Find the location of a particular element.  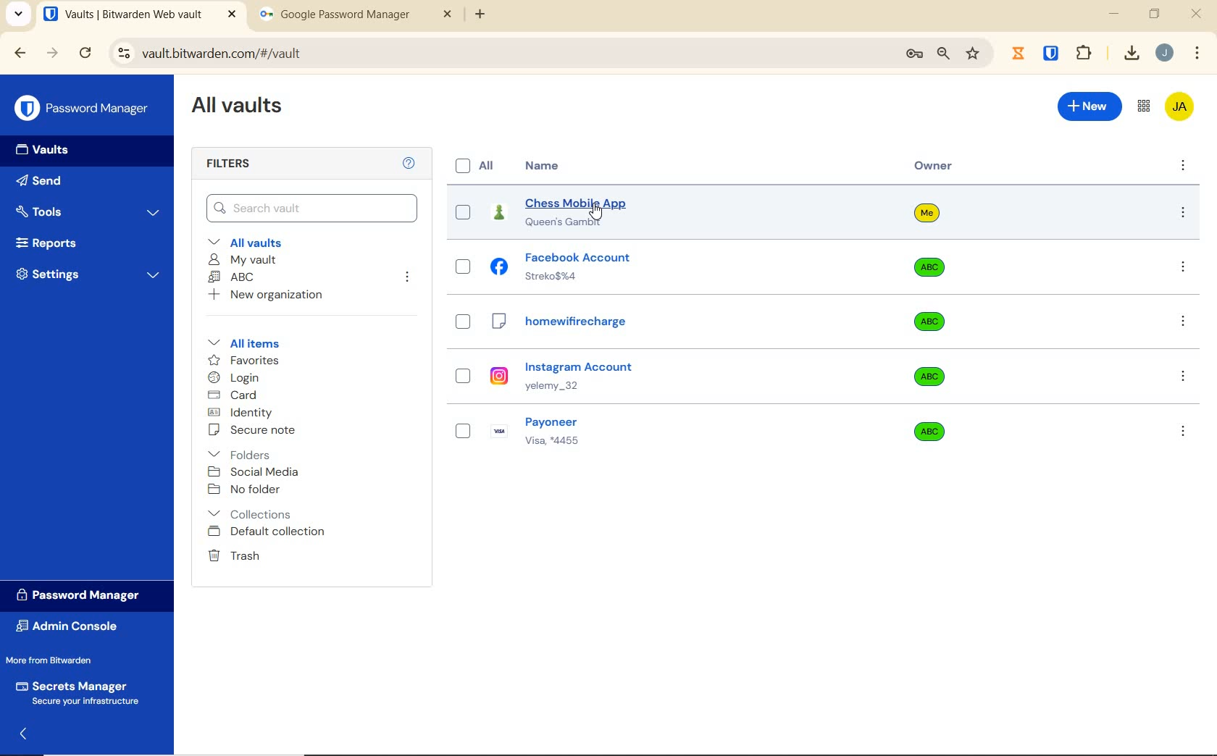

homewifirecharge is located at coordinates (582, 324).